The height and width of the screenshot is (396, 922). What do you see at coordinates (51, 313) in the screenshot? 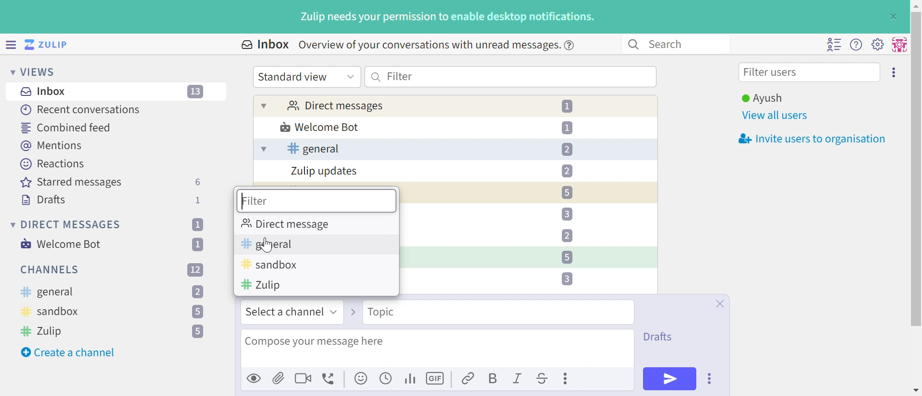
I see `sandbox` at bounding box center [51, 313].